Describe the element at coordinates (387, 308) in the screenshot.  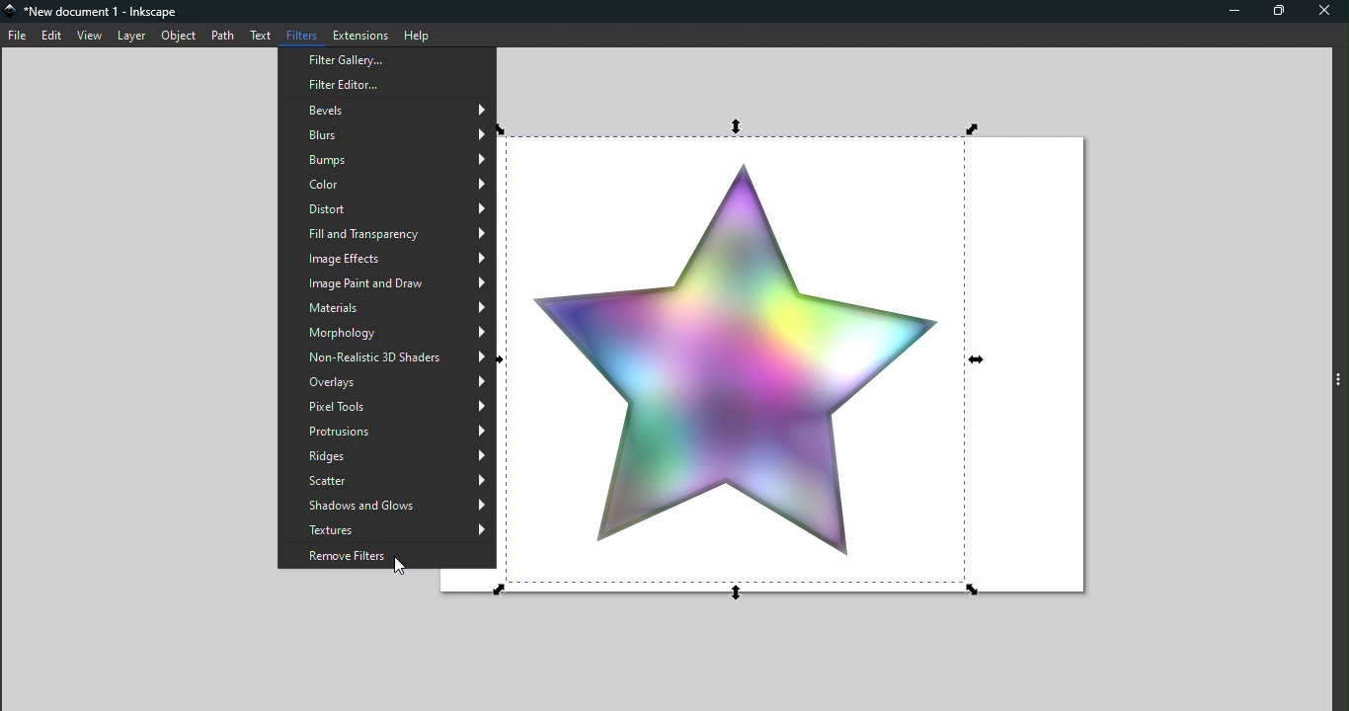
I see `Materials` at that location.